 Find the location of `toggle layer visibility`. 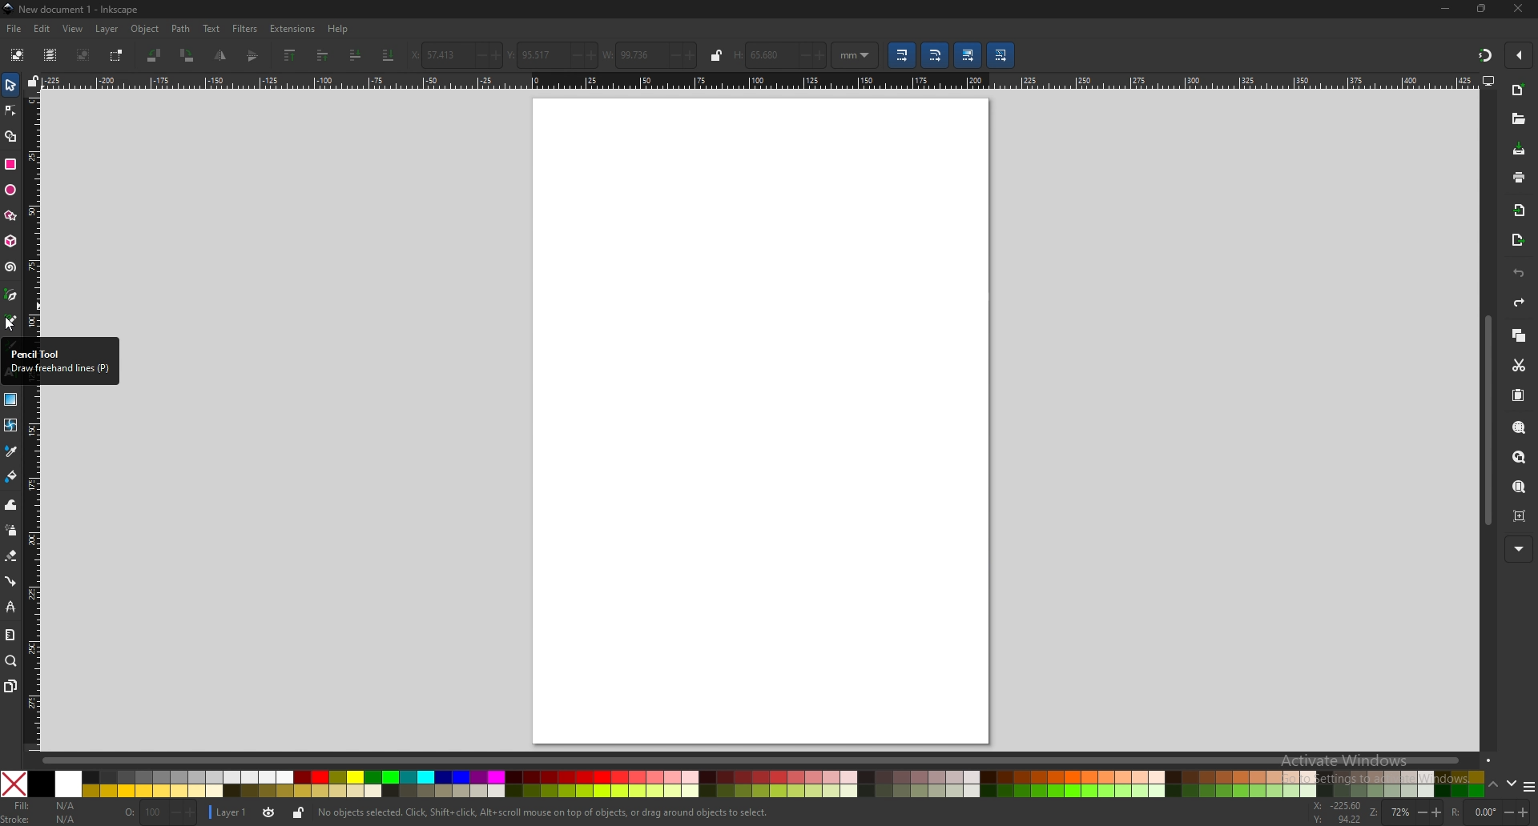

toggle layer visibility is located at coordinates (269, 812).